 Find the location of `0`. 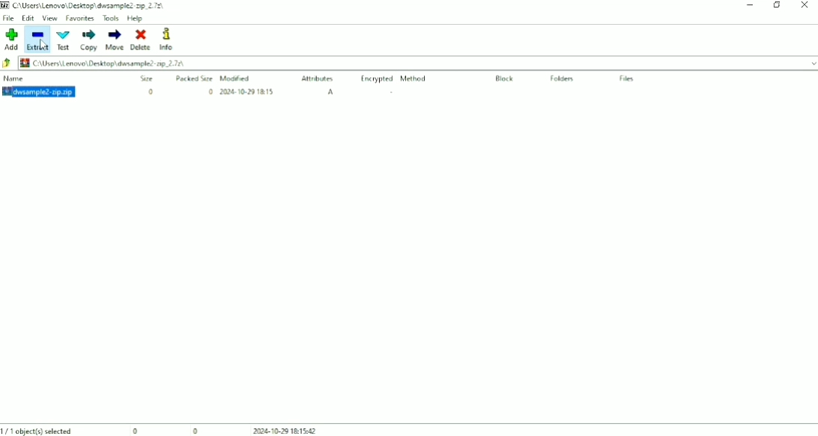

0 is located at coordinates (149, 91).